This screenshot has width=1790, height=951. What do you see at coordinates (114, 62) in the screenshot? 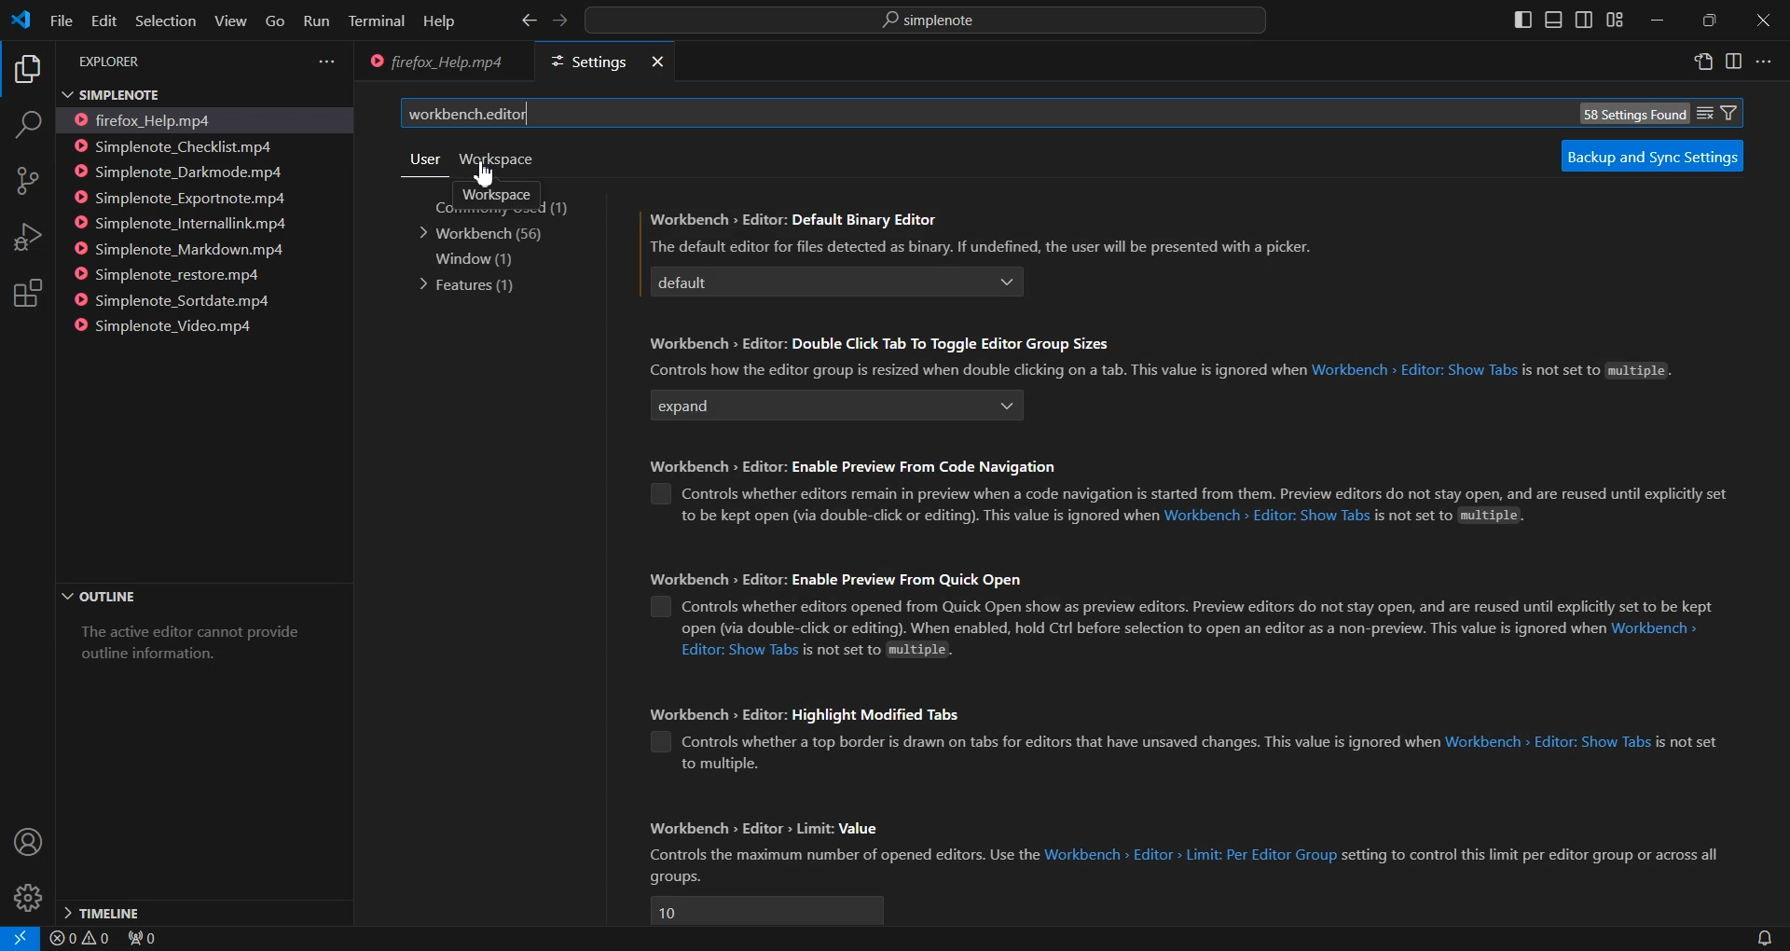
I see `EXPLORER` at bounding box center [114, 62].